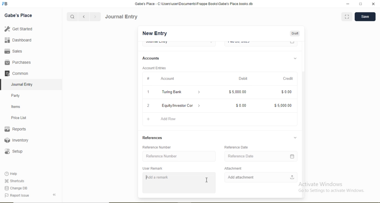 The image size is (380, 203). Describe the element at coordinates (5, 4) in the screenshot. I see `Logo` at that location.